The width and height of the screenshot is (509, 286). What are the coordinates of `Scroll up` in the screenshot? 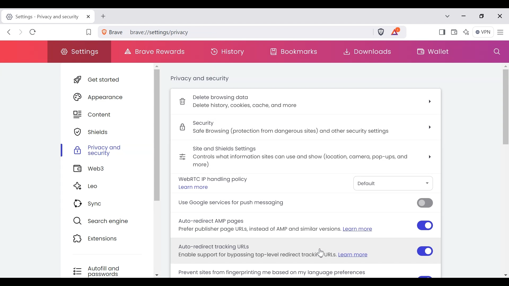 It's located at (505, 66).